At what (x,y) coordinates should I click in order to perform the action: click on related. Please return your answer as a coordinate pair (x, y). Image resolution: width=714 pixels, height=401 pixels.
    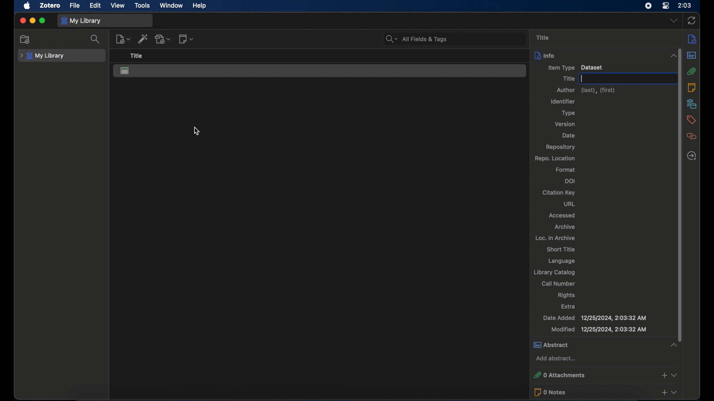
    Looking at the image, I should click on (692, 136).